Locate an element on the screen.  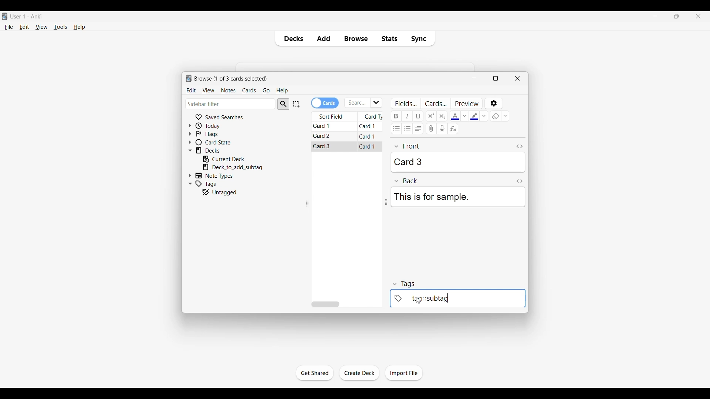
tag::subtag is located at coordinates (458, 299).